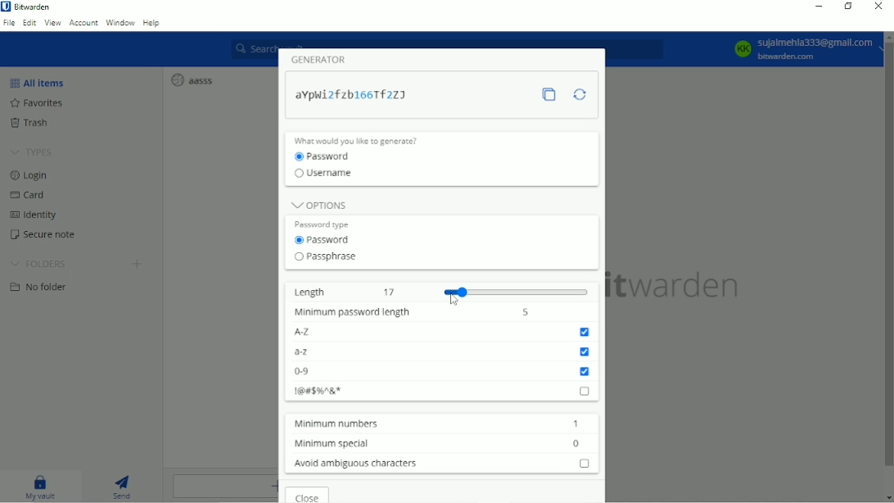 The height and width of the screenshot is (503, 894). Describe the element at coordinates (52, 24) in the screenshot. I see `View` at that location.